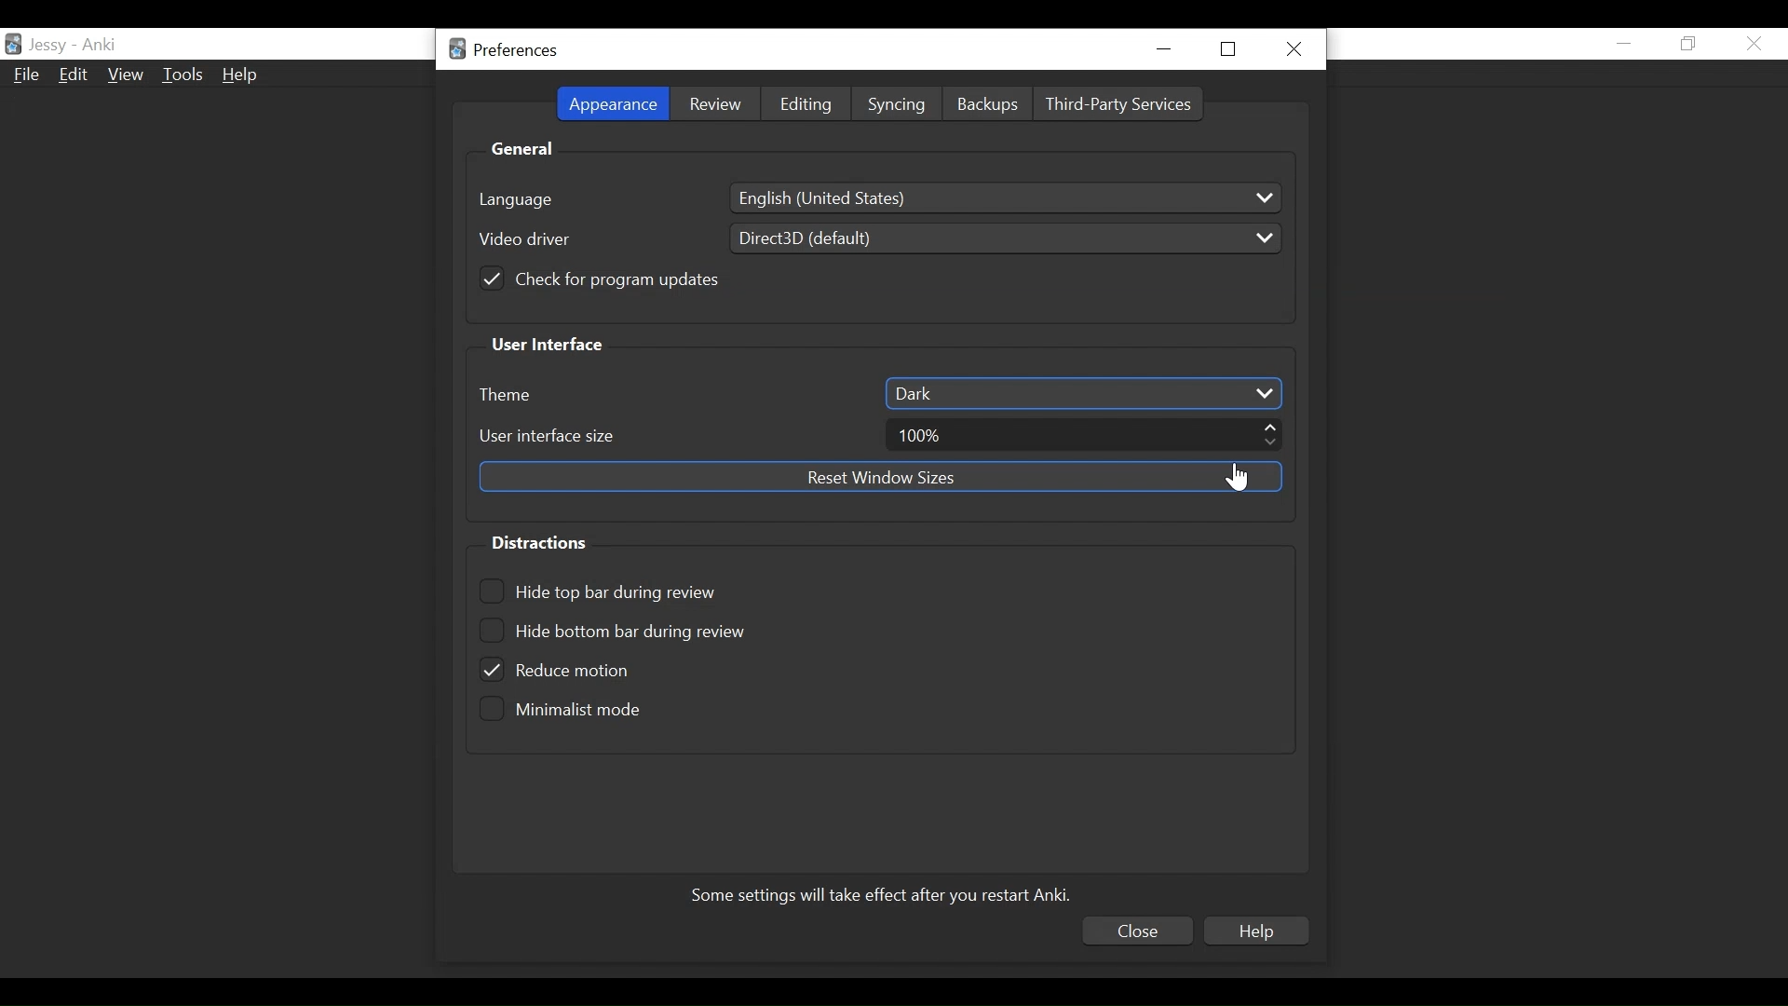 This screenshot has width=1788, height=1006. I want to click on Distractions, so click(539, 541).